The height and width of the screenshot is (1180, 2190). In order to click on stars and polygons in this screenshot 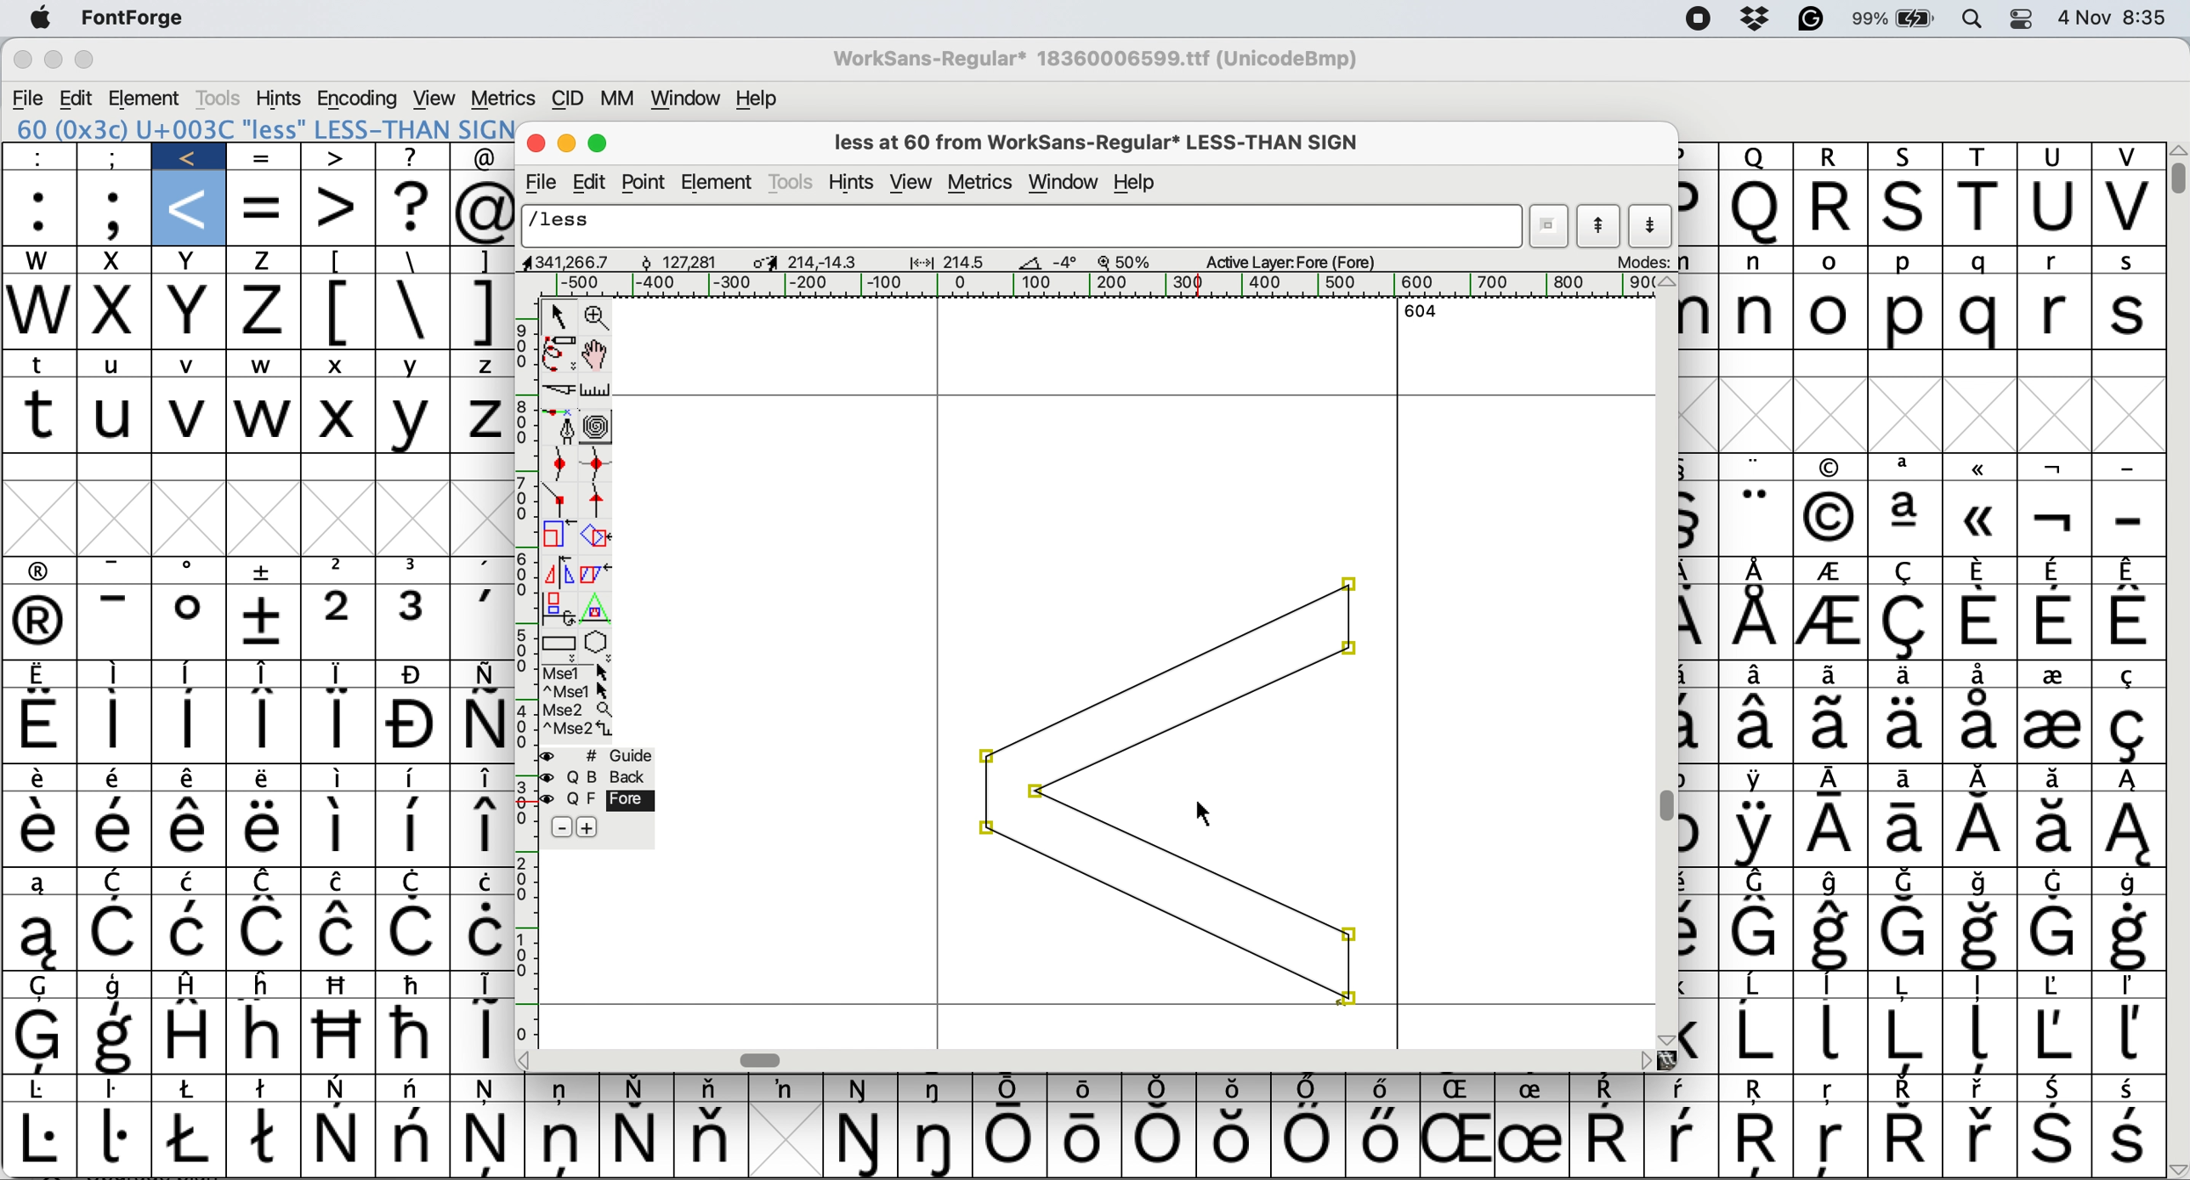, I will do `click(601, 639)`.